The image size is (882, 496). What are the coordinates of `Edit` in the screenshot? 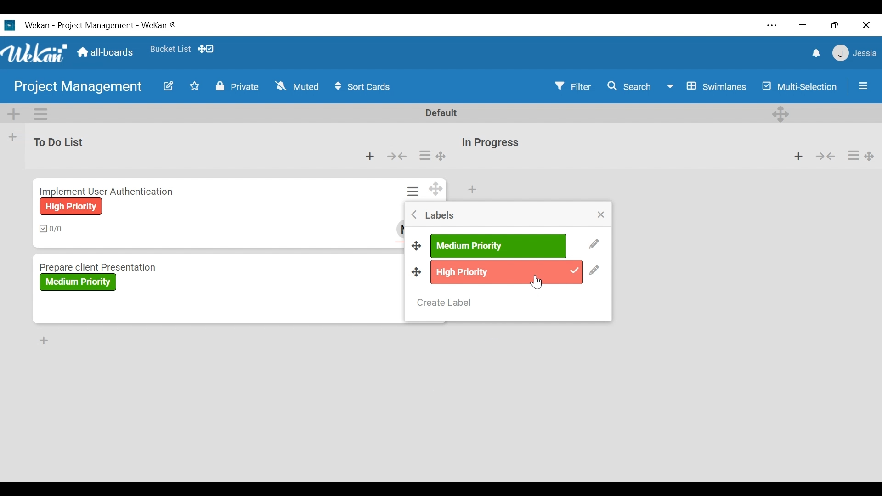 It's located at (169, 86).